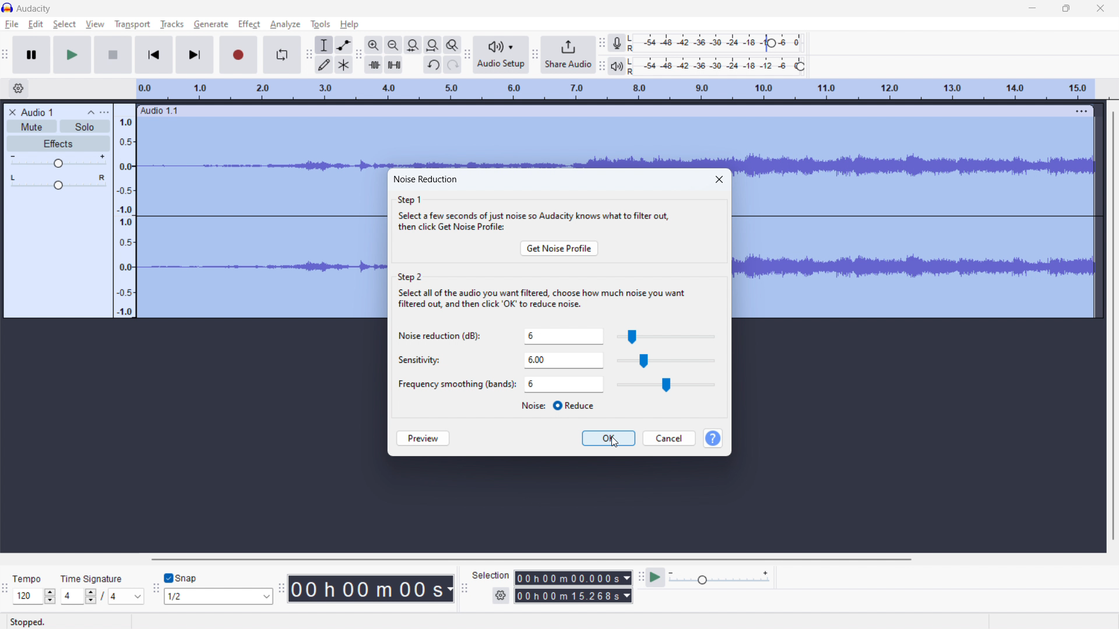 The width and height of the screenshot is (1119, 629). Describe the element at coordinates (94, 23) in the screenshot. I see `view` at that location.